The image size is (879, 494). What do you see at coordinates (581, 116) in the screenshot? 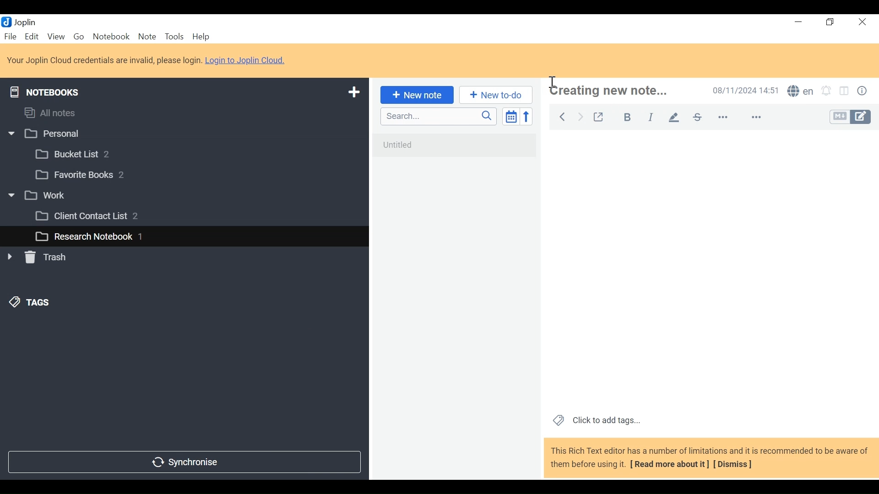
I see `Forward` at bounding box center [581, 116].